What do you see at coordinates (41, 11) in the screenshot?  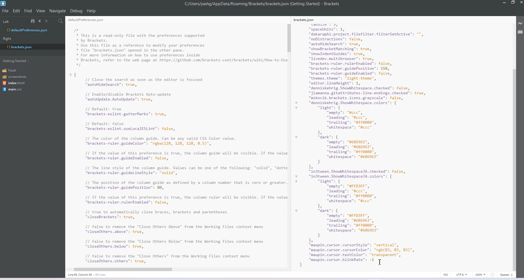 I see `View` at bounding box center [41, 11].